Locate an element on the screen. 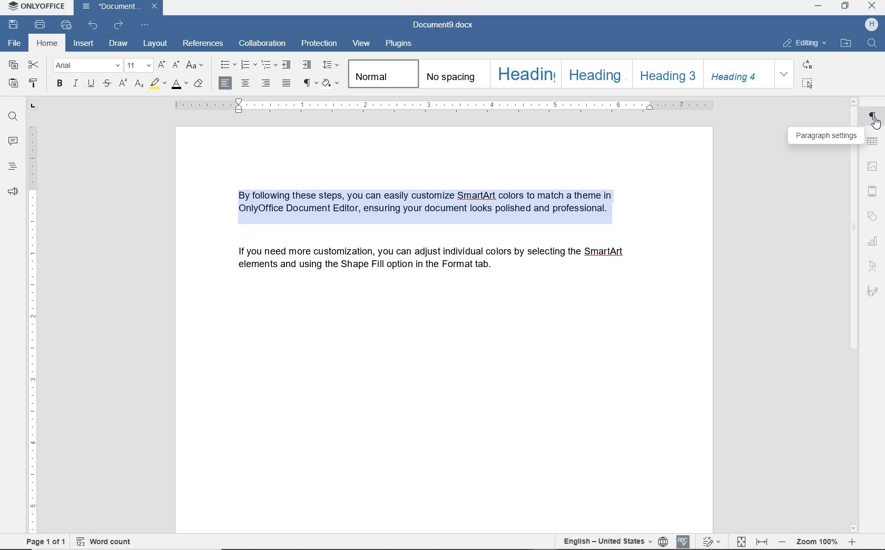 The width and height of the screenshot is (885, 550). header & footer is located at coordinates (874, 190).